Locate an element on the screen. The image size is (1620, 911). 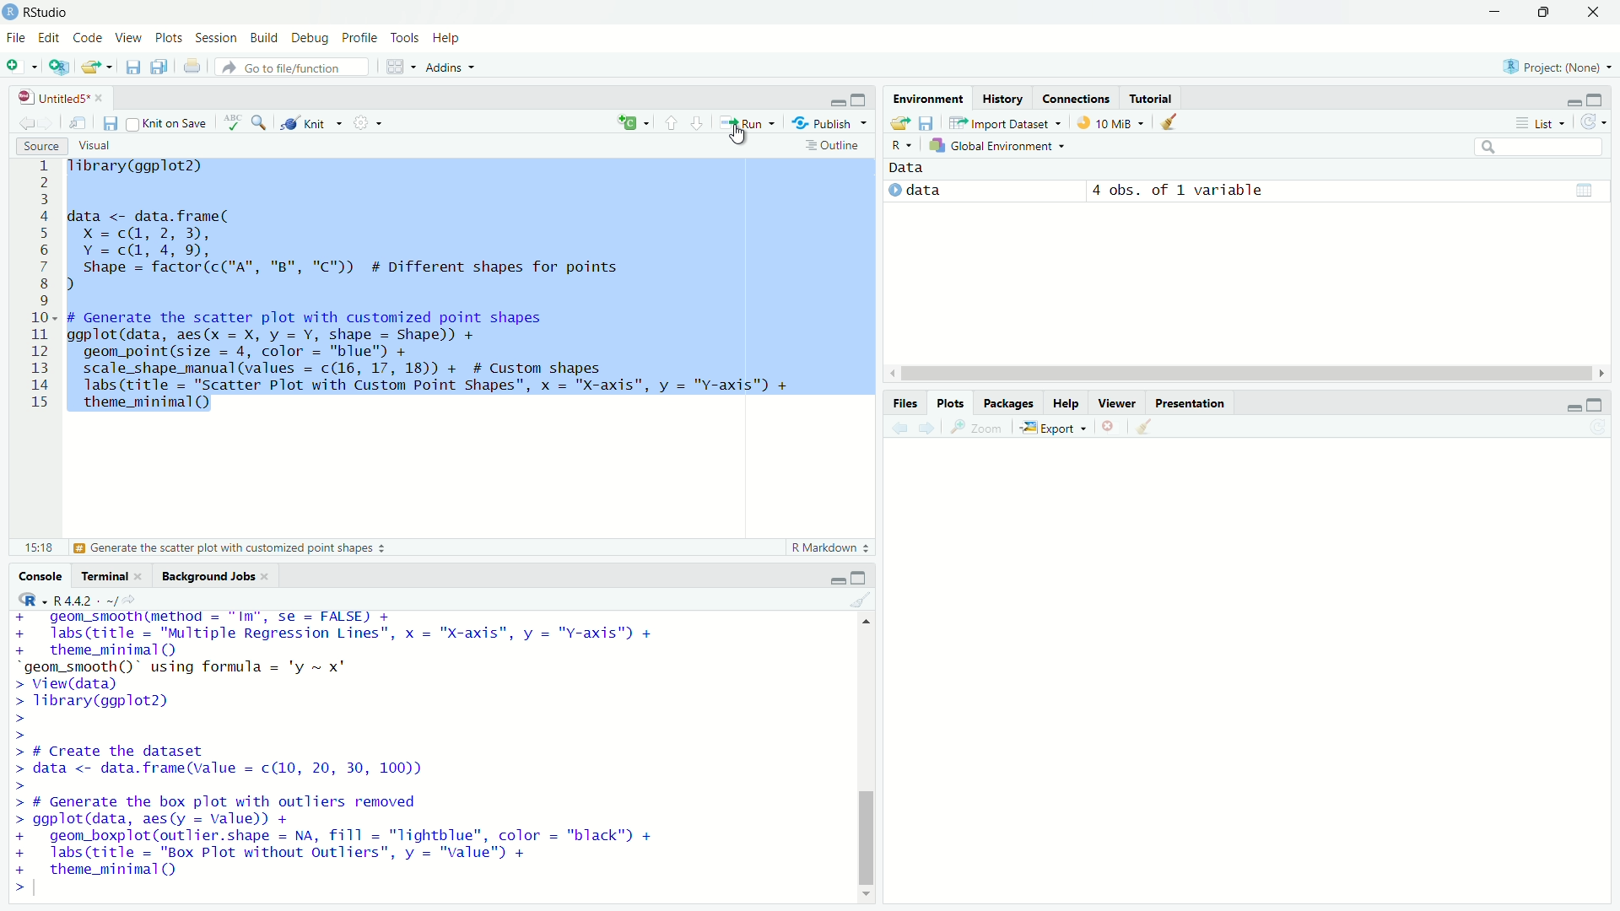
Import Dataset is located at coordinates (1005, 123).